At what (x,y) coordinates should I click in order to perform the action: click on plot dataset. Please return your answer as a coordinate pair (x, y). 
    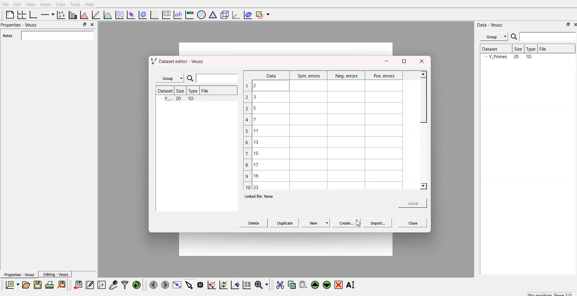
    Looking at the image, I should click on (131, 14).